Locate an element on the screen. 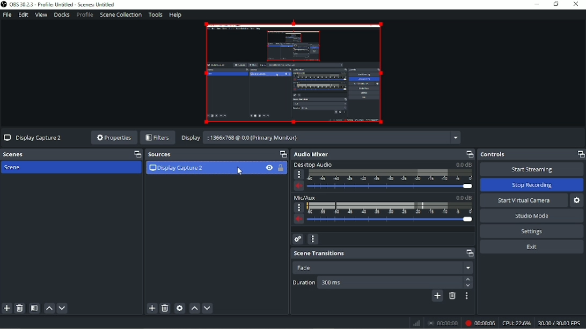 The width and height of the screenshot is (586, 329). Display is located at coordinates (191, 138).